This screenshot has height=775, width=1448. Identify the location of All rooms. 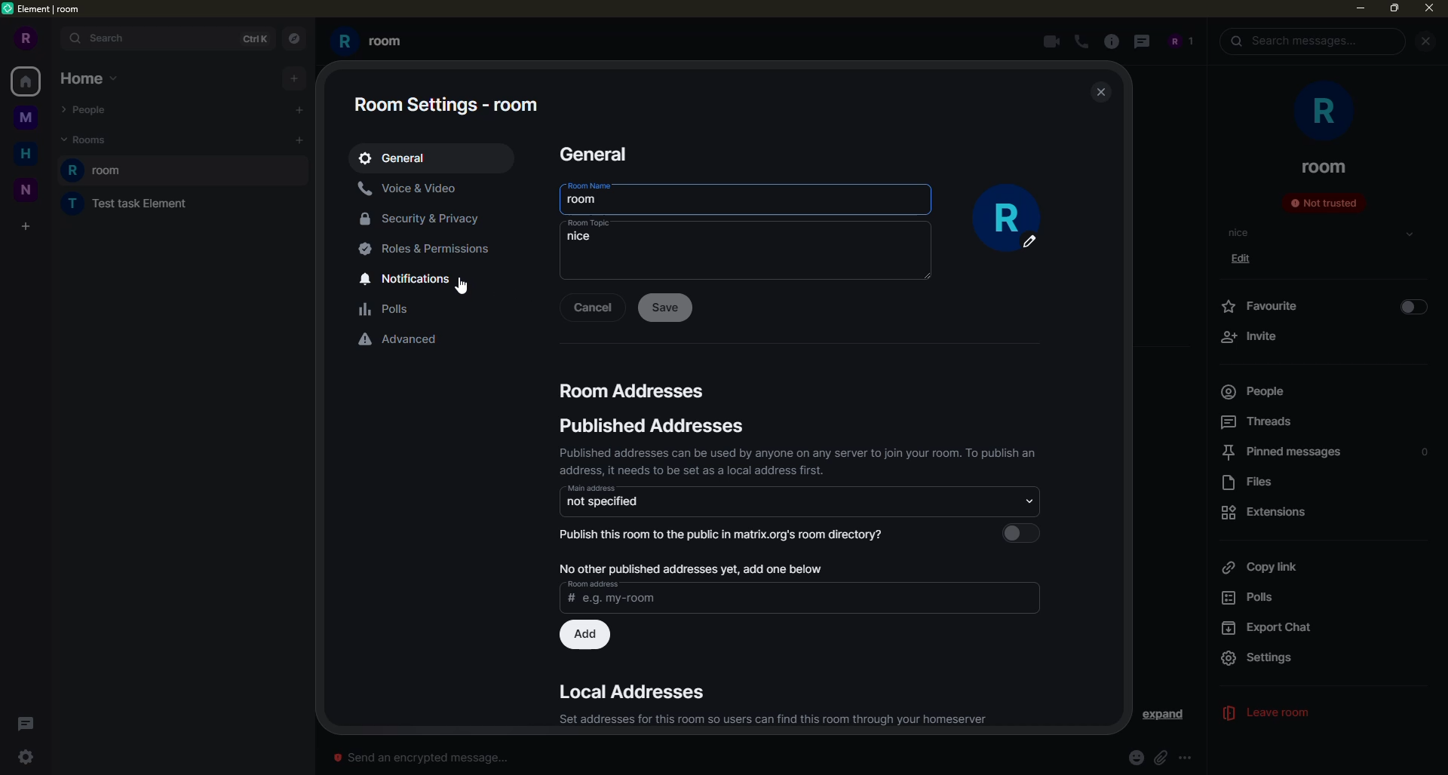
(26, 82).